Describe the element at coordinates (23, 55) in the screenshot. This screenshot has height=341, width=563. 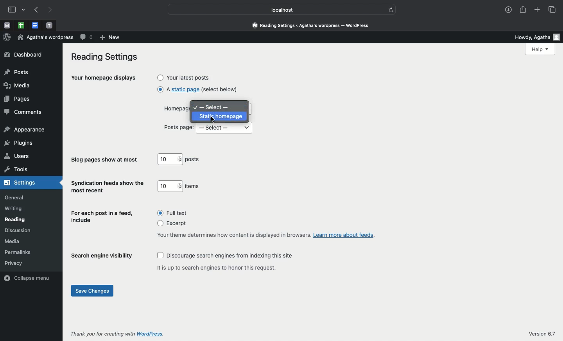
I see `dashboard ` at that location.